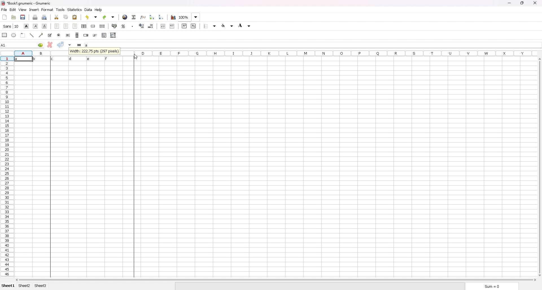 The height and width of the screenshot is (290, 542). I want to click on increase indent, so click(172, 26).